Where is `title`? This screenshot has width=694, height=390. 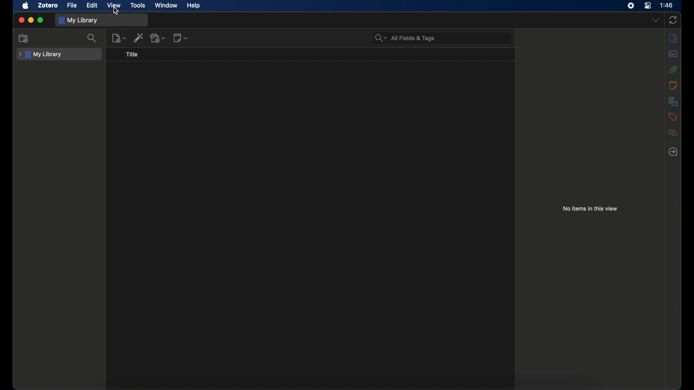 title is located at coordinates (132, 55).